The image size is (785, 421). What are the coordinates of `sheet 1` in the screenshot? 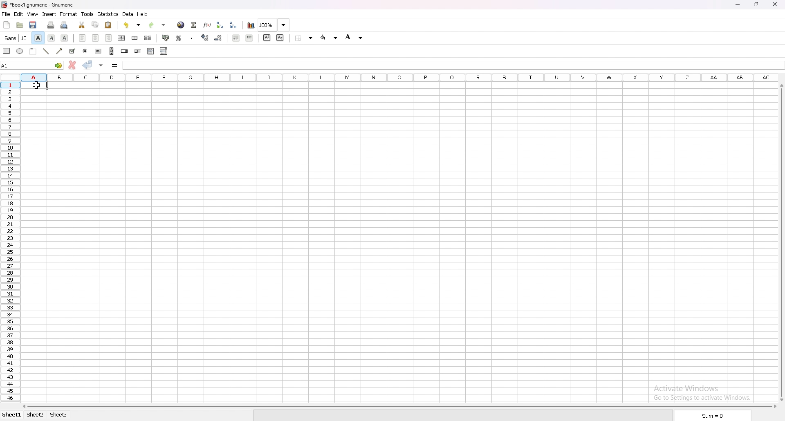 It's located at (12, 415).